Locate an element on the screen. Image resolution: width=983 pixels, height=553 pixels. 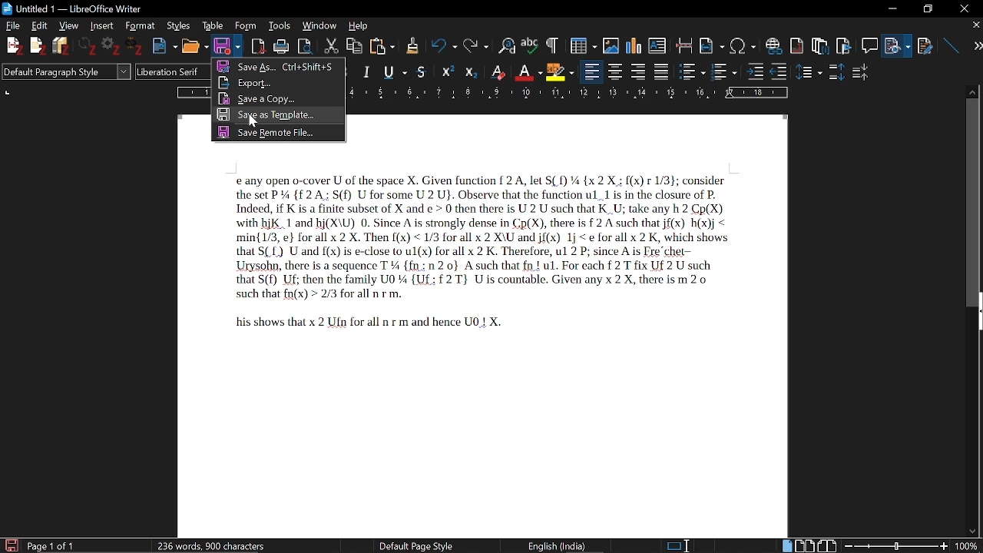
Table is located at coordinates (213, 25).